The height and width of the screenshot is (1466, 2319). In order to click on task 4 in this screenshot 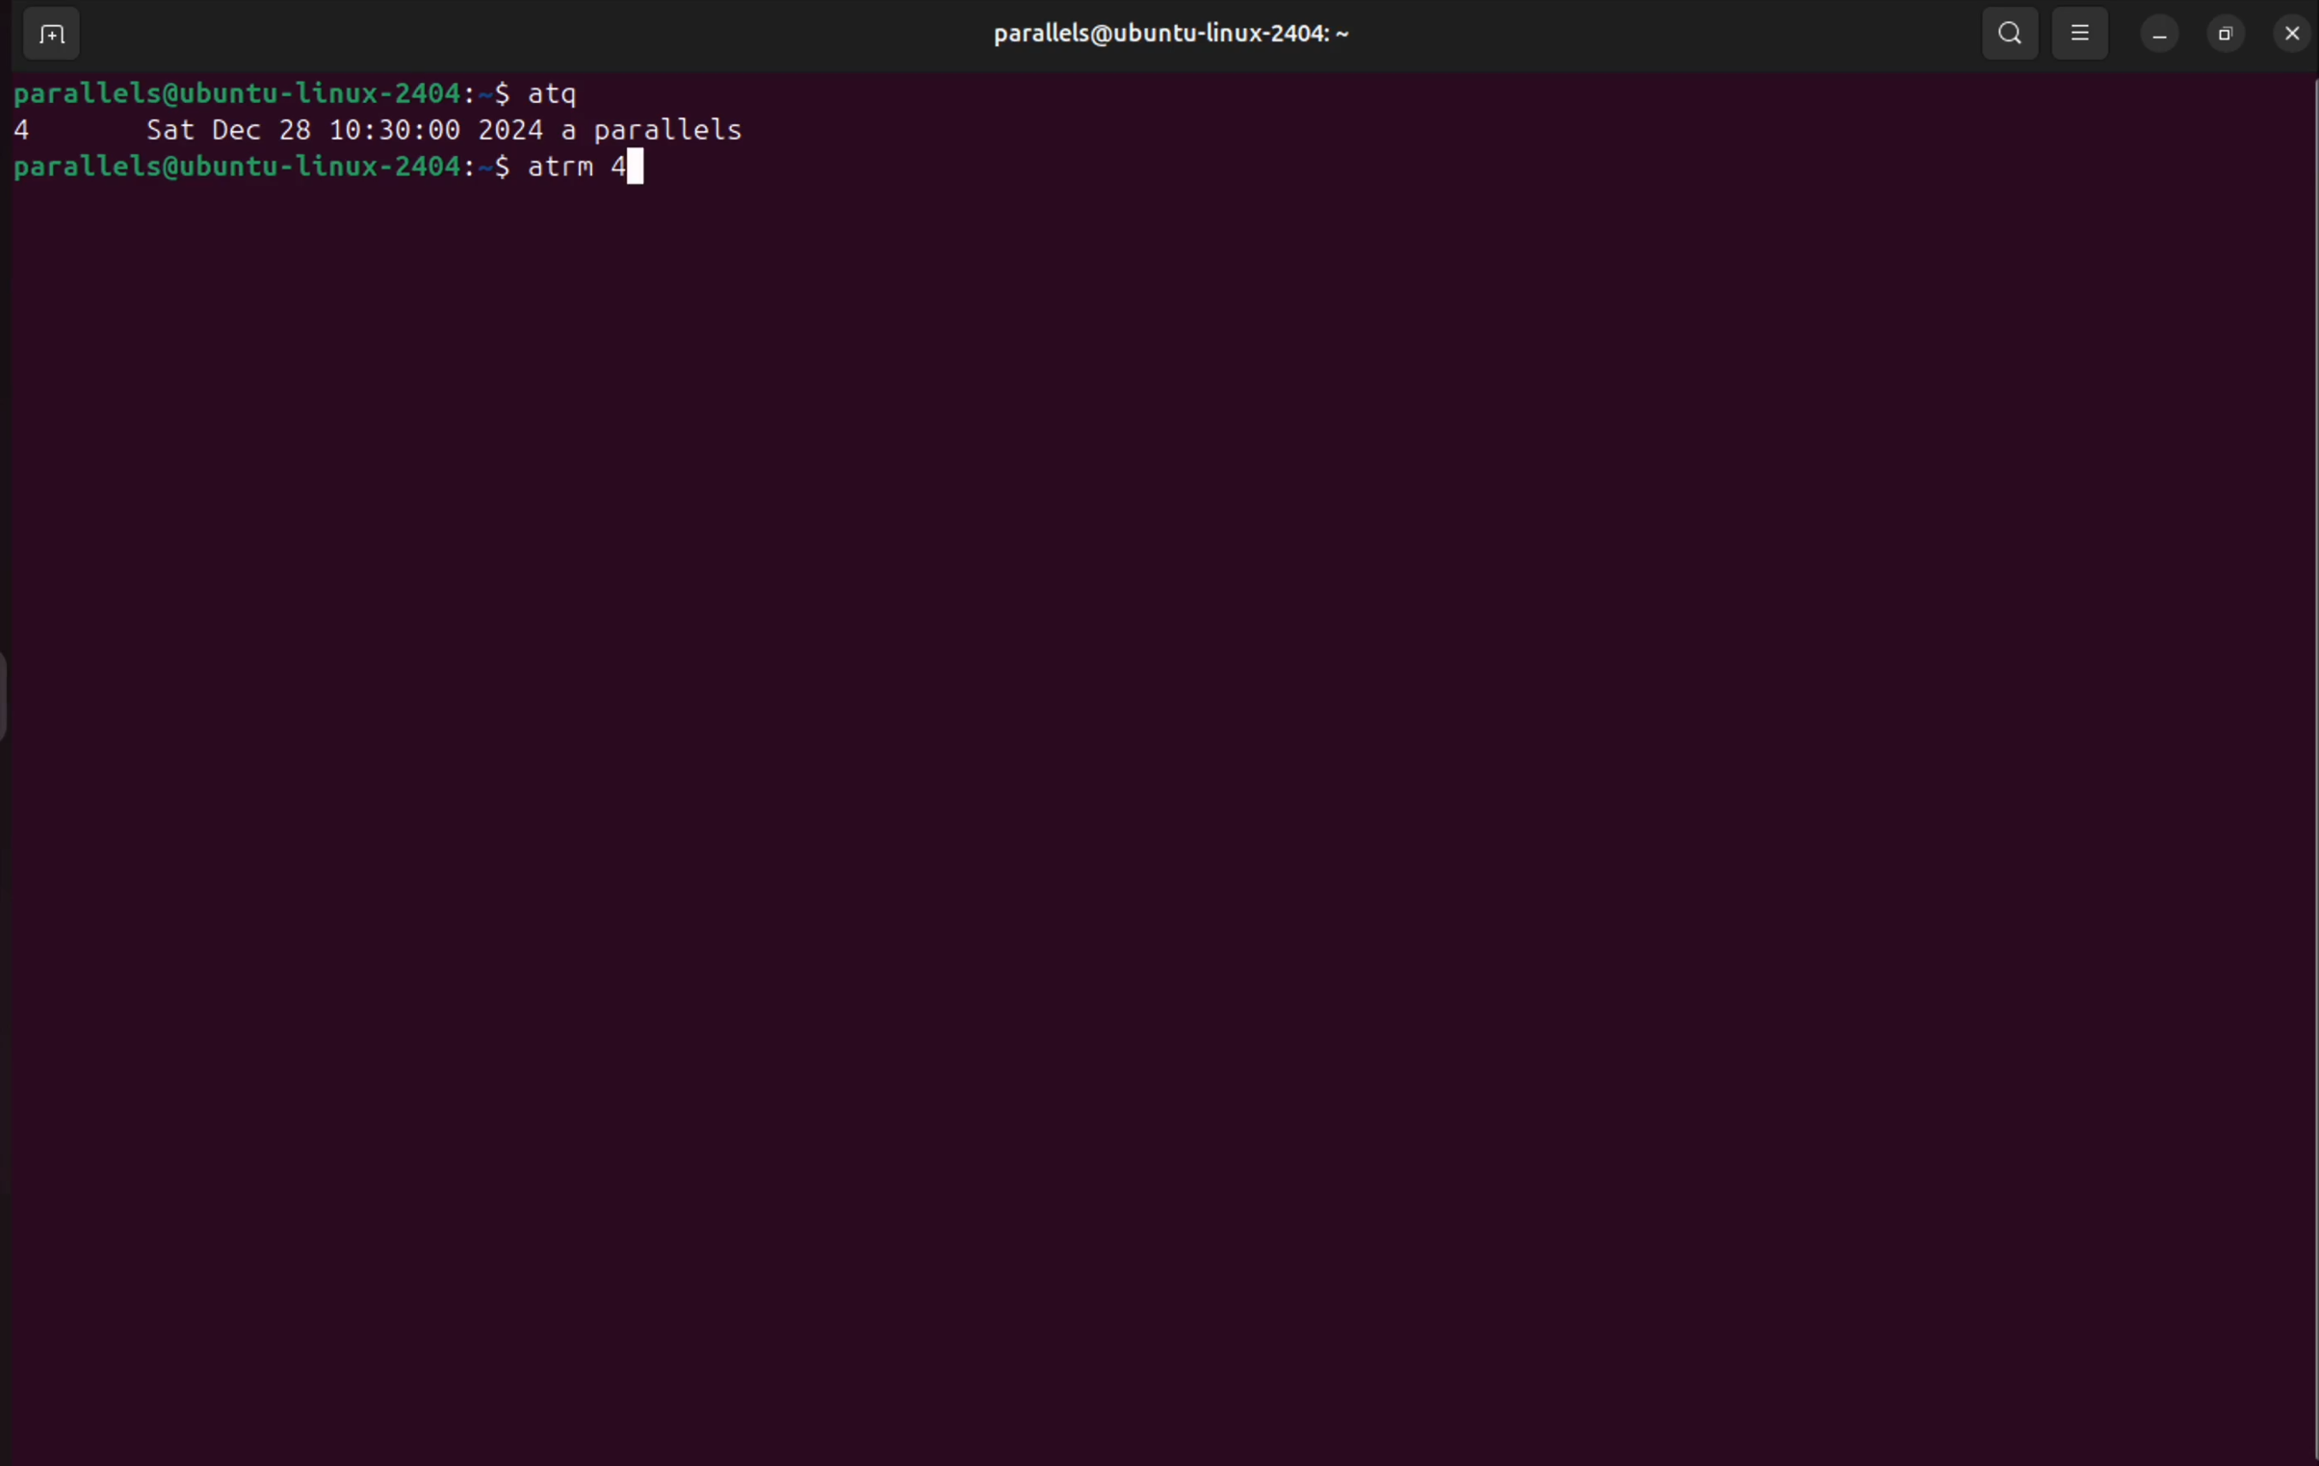, I will do `click(395, 131)`.